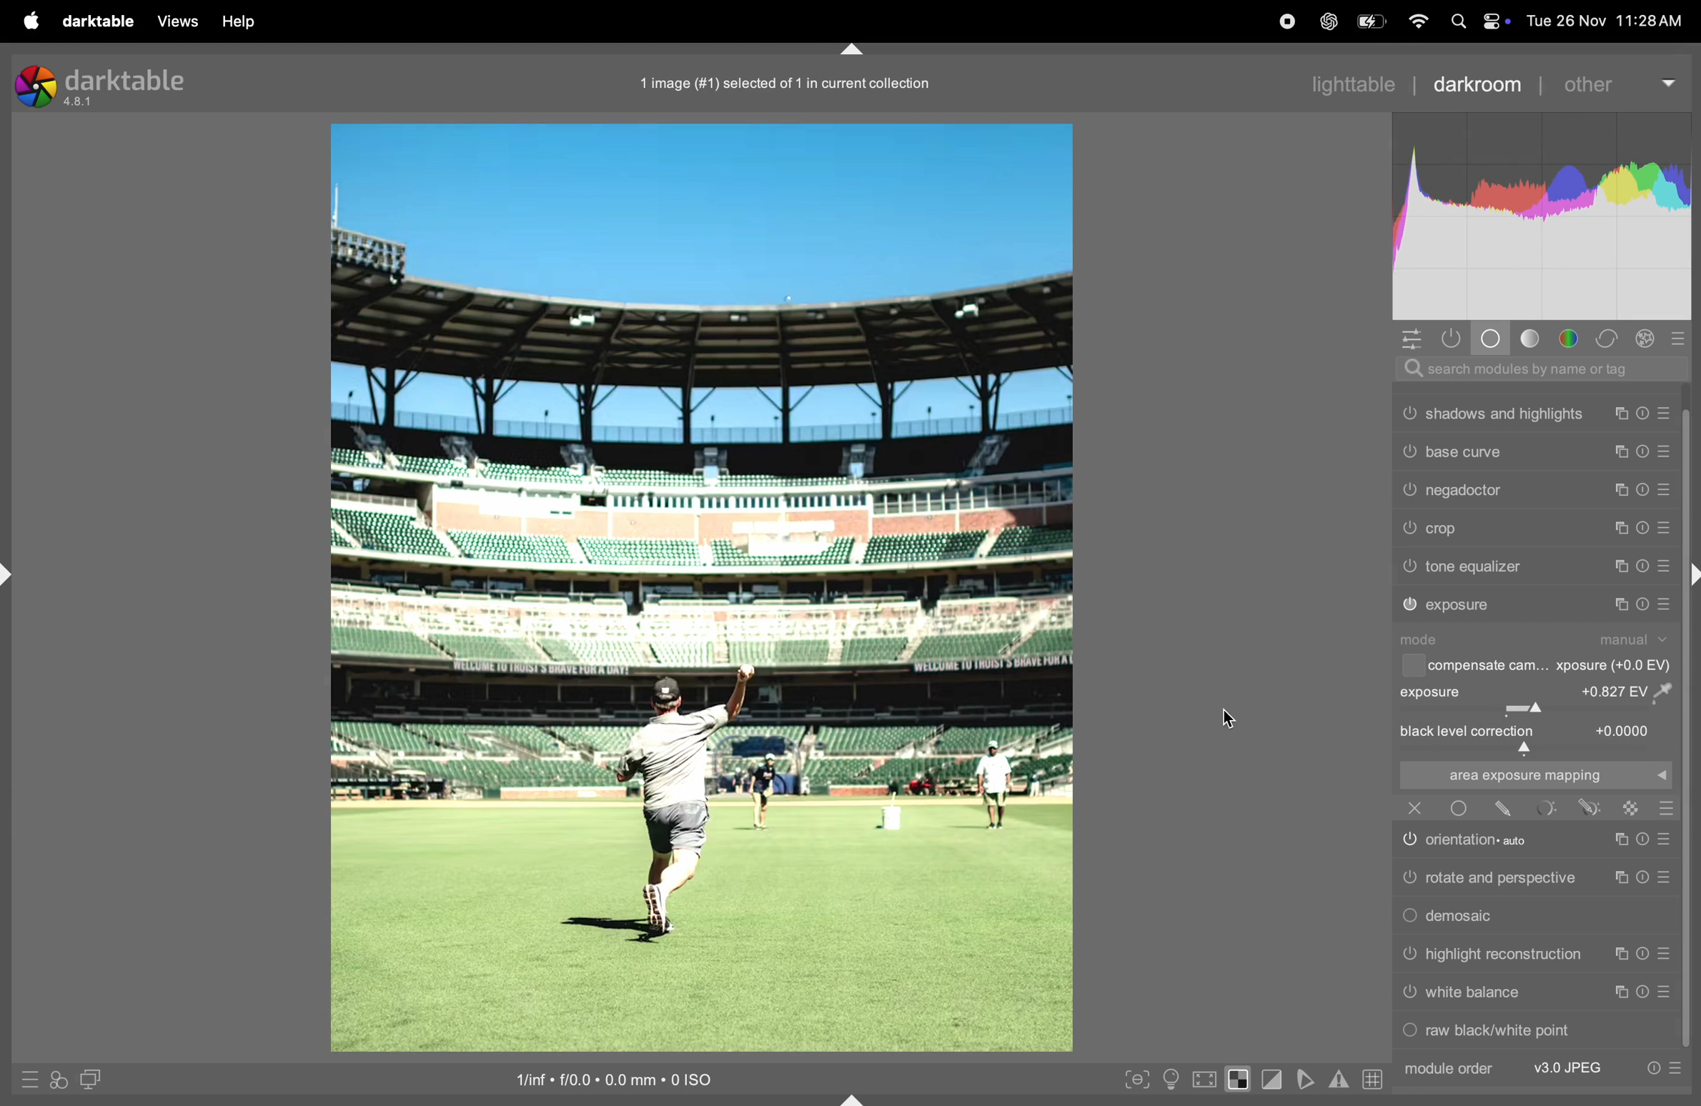 This screenshot has height=1106, width=1701. What do you see at coordinates (1425, 639) in the screenshot?
I see `mode` at bounding box center [1425, 639].